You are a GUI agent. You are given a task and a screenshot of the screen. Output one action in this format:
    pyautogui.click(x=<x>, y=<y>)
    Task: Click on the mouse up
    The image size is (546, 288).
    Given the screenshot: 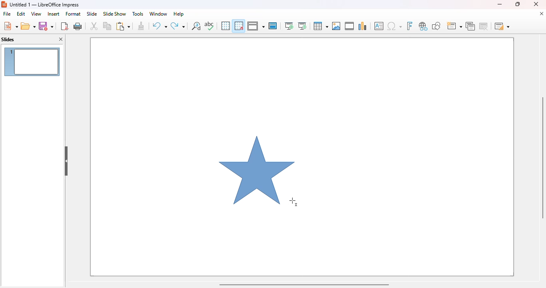 What is the action you would take?
    pyautogui.click(x=294, y=202)
    